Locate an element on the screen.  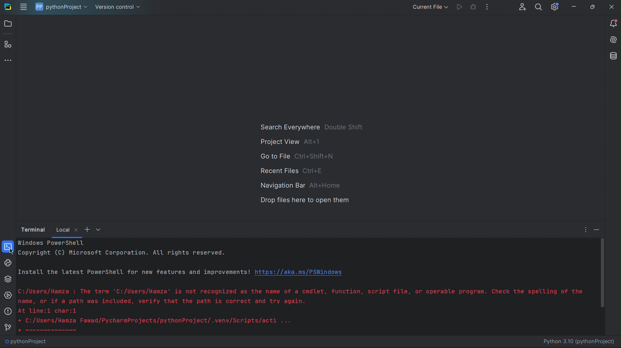
Logo is located at coordinates (8, 7).